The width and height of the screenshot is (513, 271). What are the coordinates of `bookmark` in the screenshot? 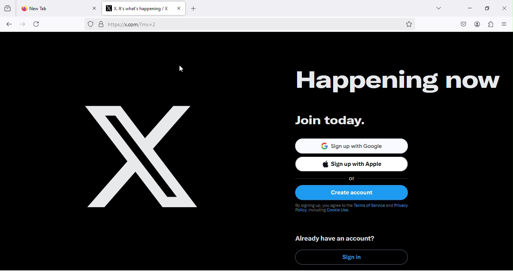 It's located at (405, 24).